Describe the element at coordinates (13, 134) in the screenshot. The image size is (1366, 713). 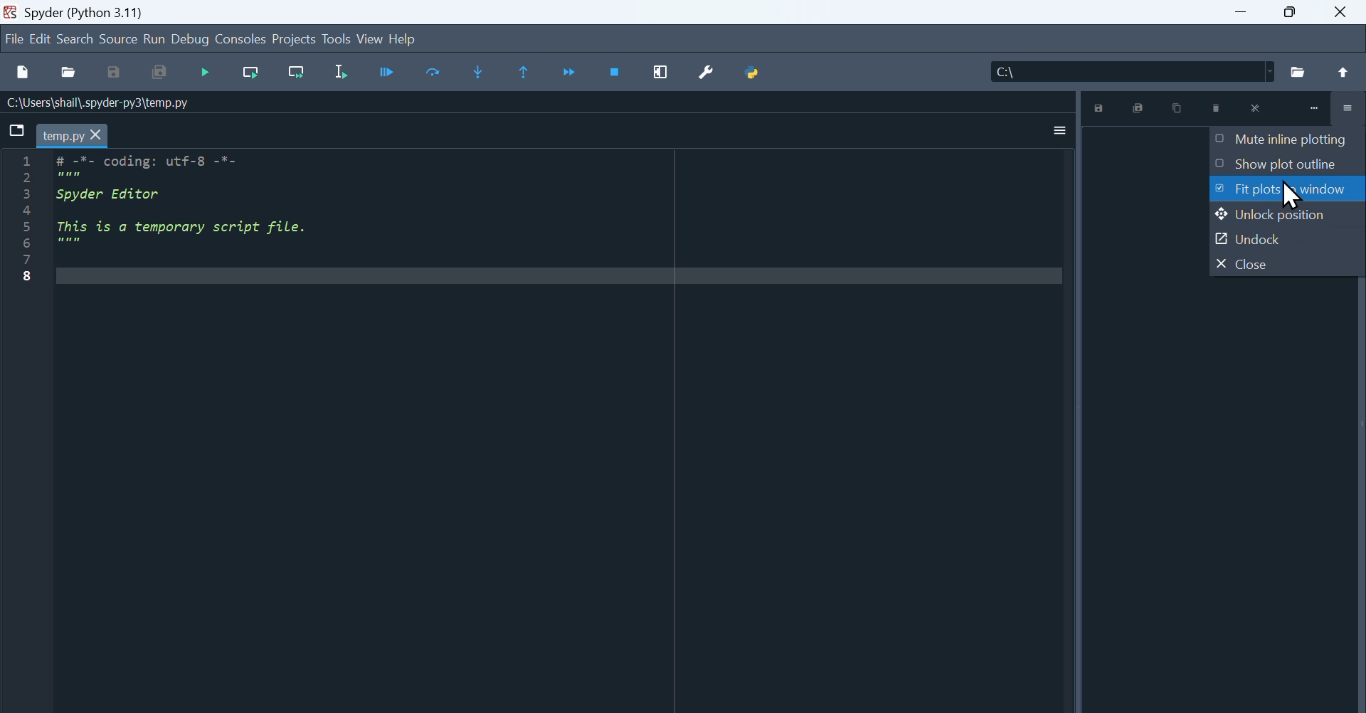
I see `Browse tabs` at that location.